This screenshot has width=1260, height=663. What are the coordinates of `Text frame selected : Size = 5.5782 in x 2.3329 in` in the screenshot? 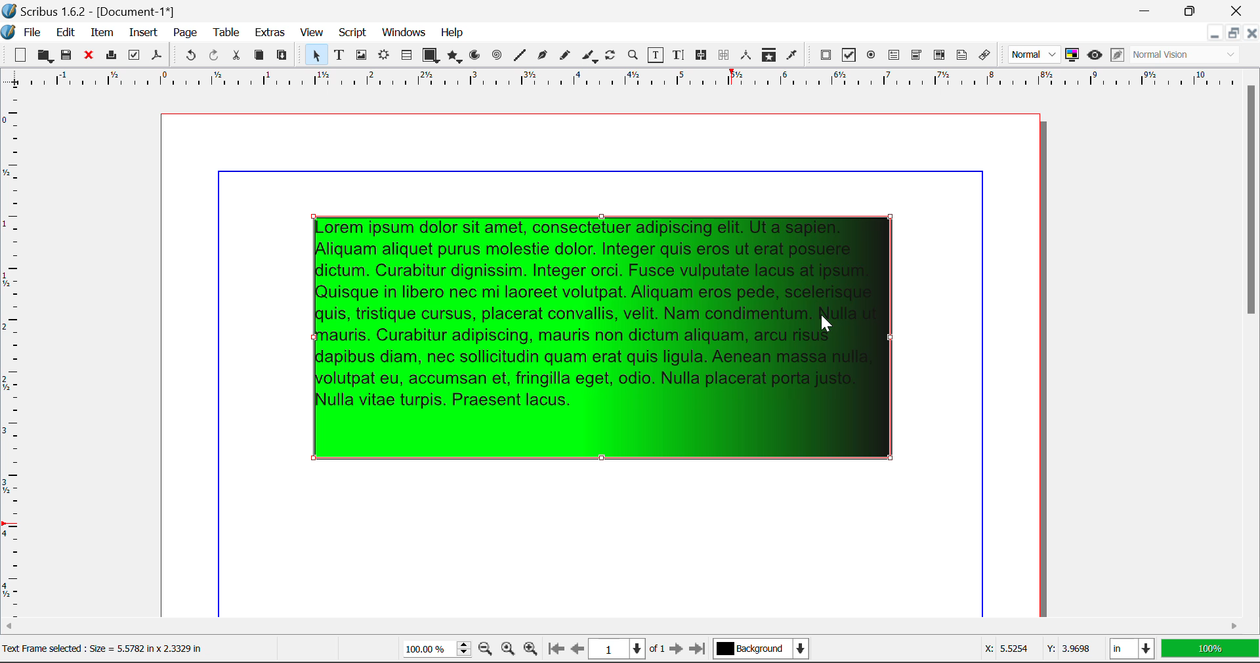 It's located at (105, 647).